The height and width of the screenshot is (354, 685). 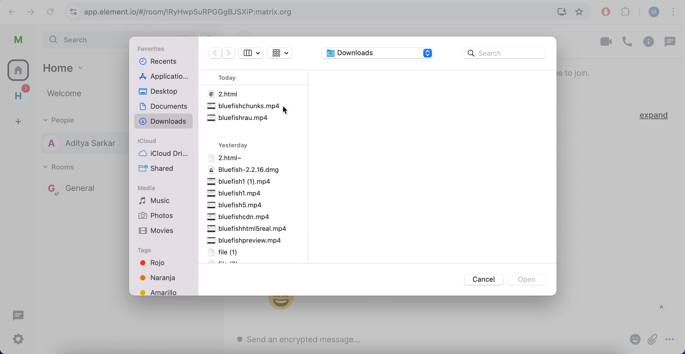 What do you see at coordinates (227, 52) in the screenshot?
I see `` at bounding box center [227, 52].